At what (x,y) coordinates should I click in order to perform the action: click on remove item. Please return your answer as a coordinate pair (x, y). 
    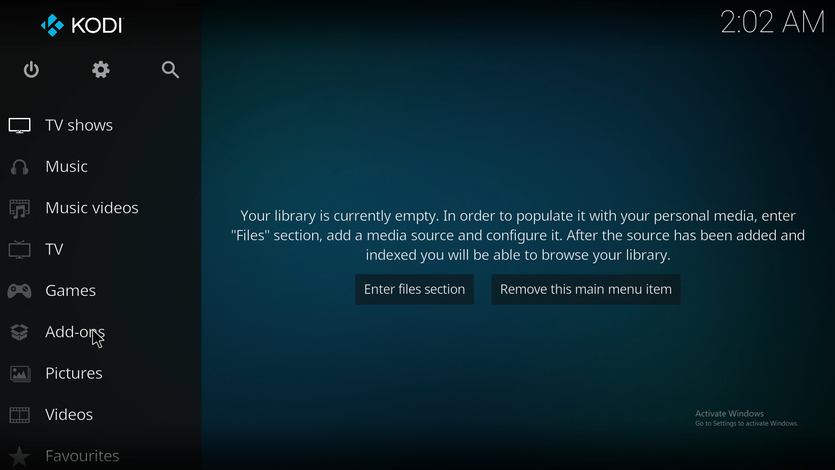
    Looking at the image, I should click on (583, 289).